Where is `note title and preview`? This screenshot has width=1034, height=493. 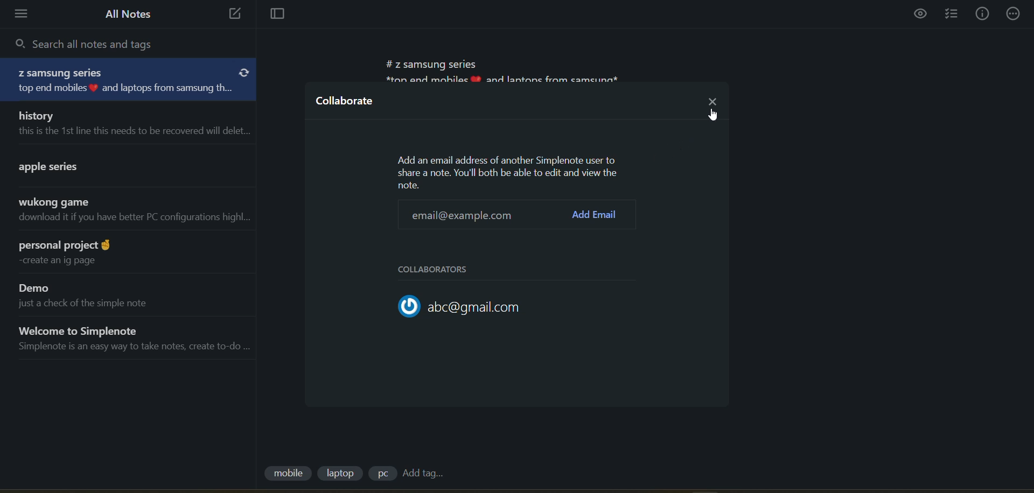 note title and preview is located at coordinates (132, 80).